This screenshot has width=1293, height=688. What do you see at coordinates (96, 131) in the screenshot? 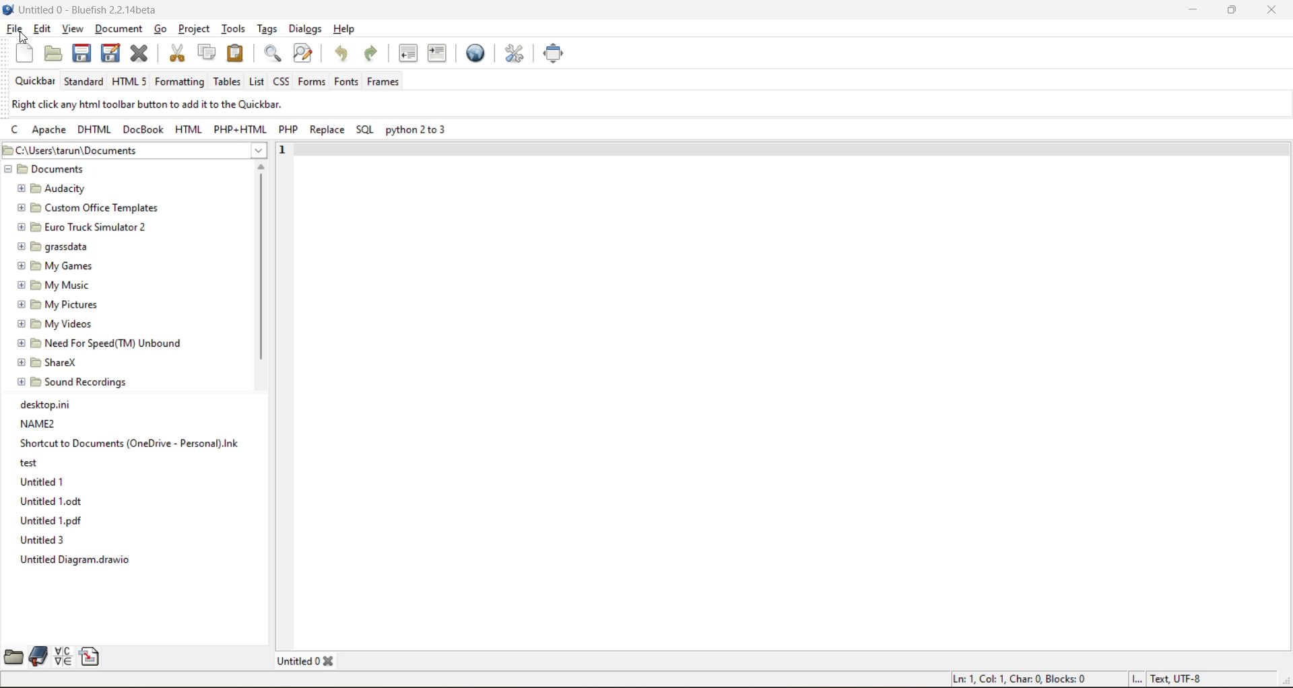
I see `dhtml` at bounding box center [96, 131].